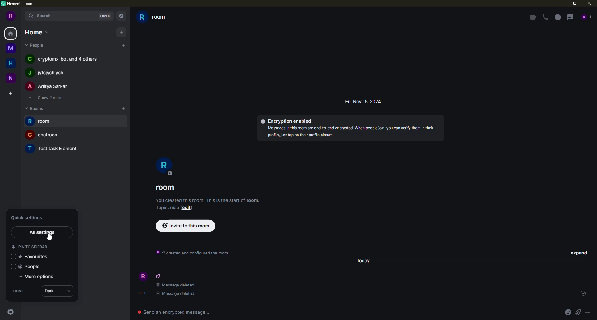  What do you see at coordinates (546, 17) in the screenshot?
I see `voice call` at bounding box center [546, 17].